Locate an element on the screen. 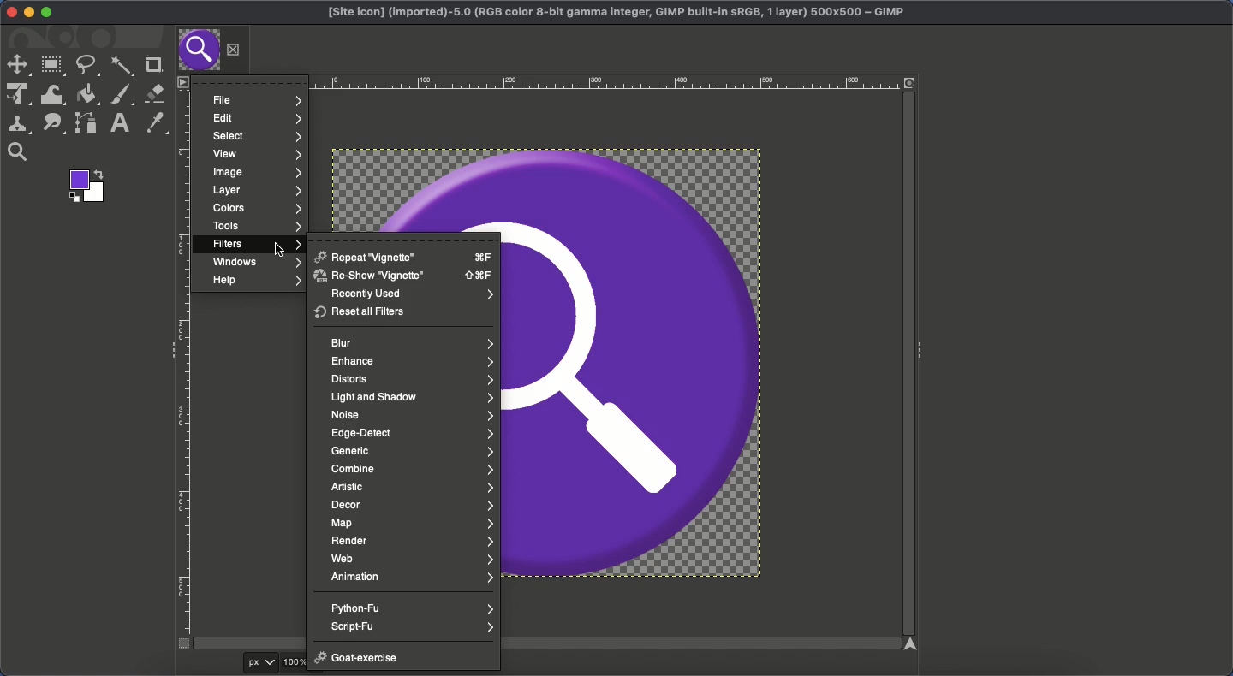 This screenshot has width=1233, height=676. Light and shadow is located at coordinates (412, 399).